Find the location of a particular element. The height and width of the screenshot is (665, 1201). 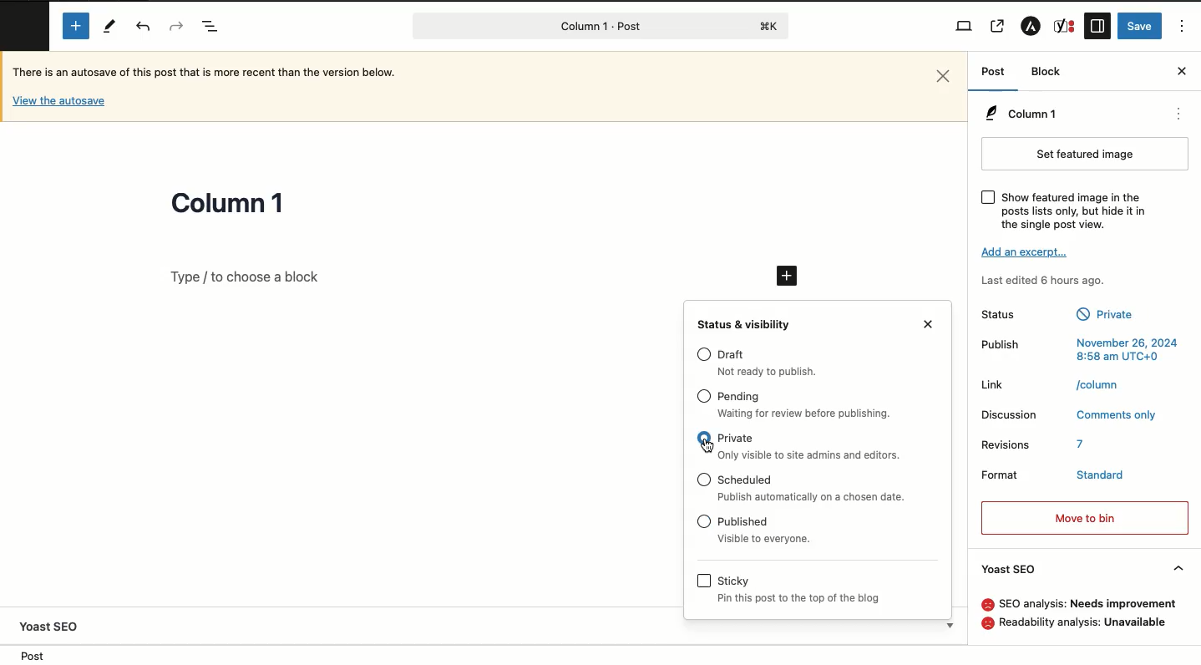

Checkbox is located at coordinates (705, 639).